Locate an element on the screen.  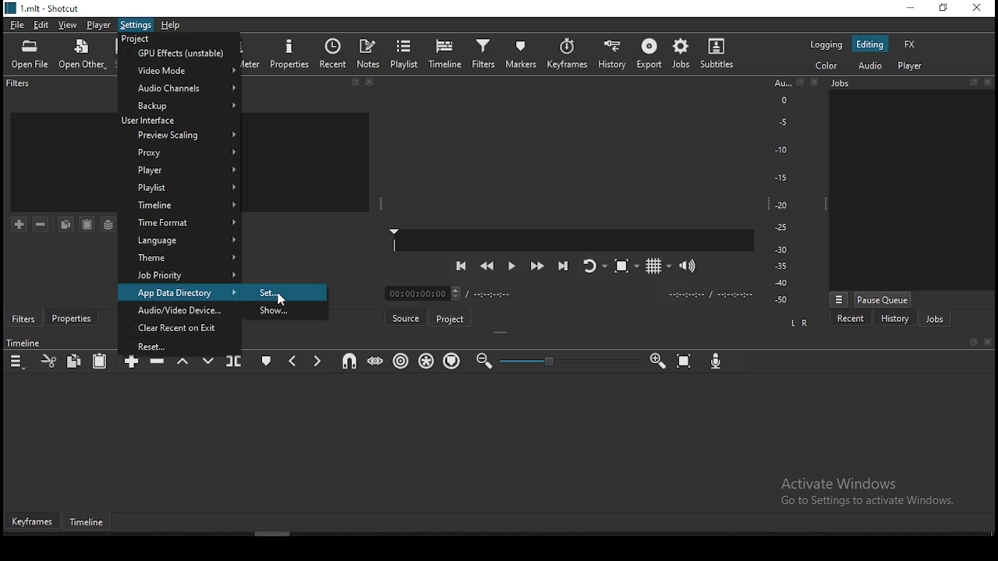
timeline is located at coordinates (445, 52).